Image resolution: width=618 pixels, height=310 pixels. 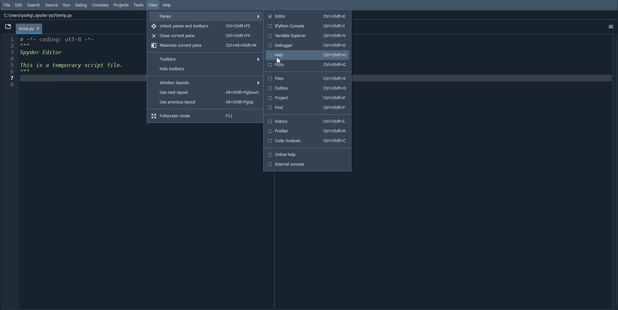 I want to click on Window layout, so click(x=205, y=82).